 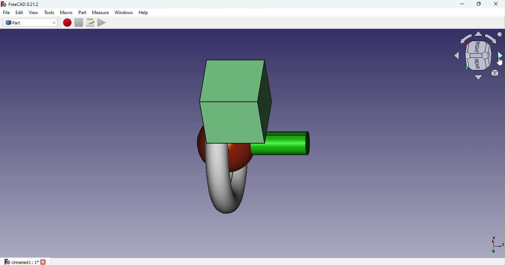 I want to click on Minimize, so click(x=462, y=4).